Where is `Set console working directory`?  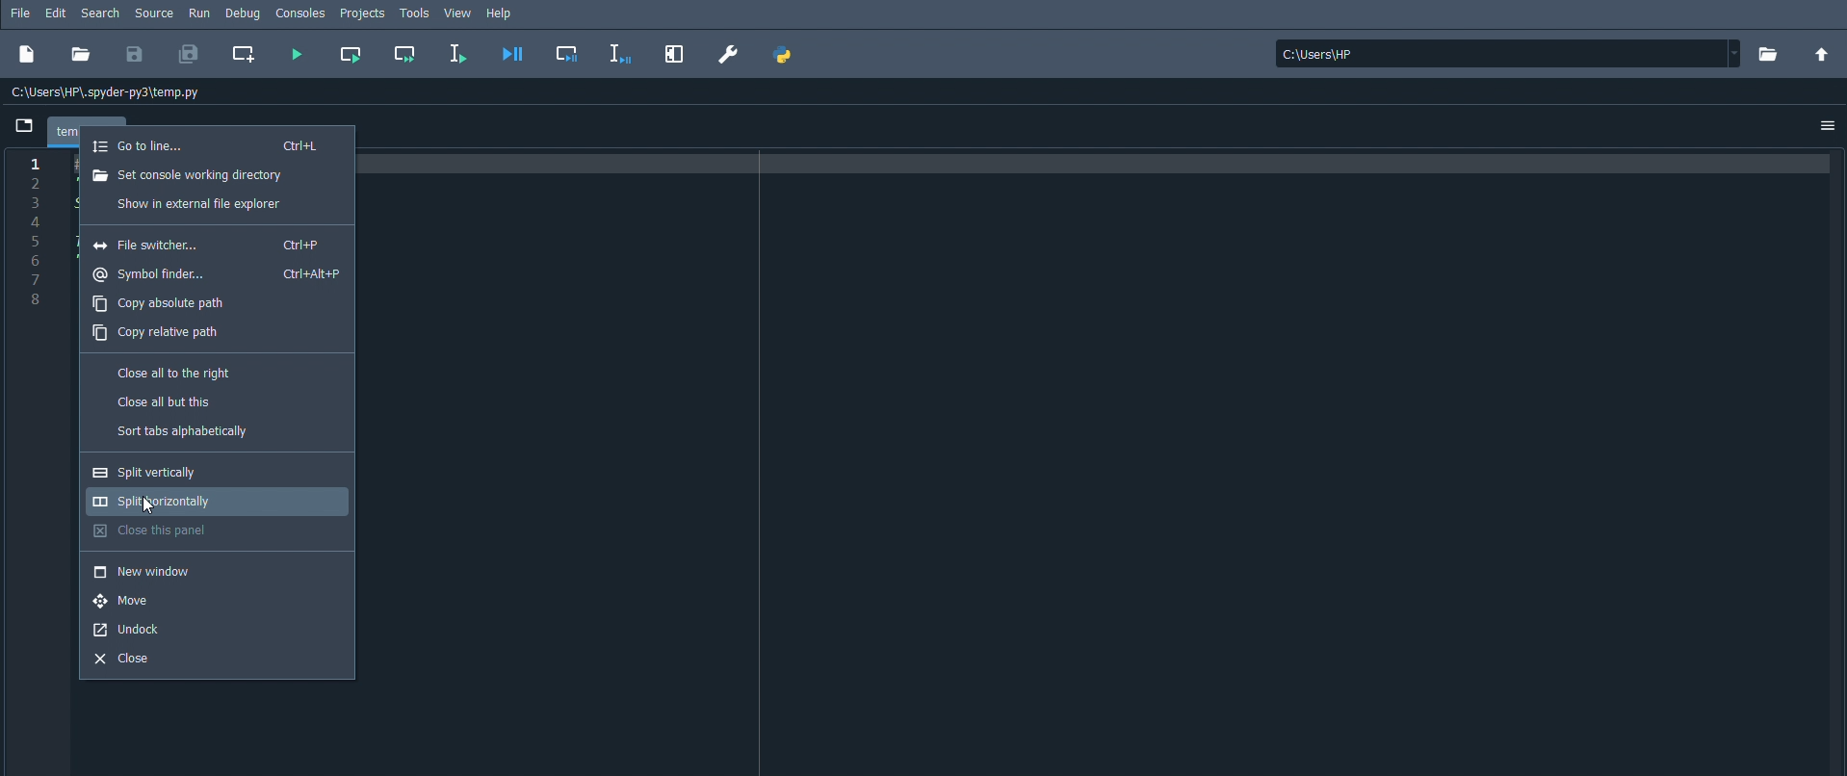
Set console working directory is located at coordinates (190, 176).